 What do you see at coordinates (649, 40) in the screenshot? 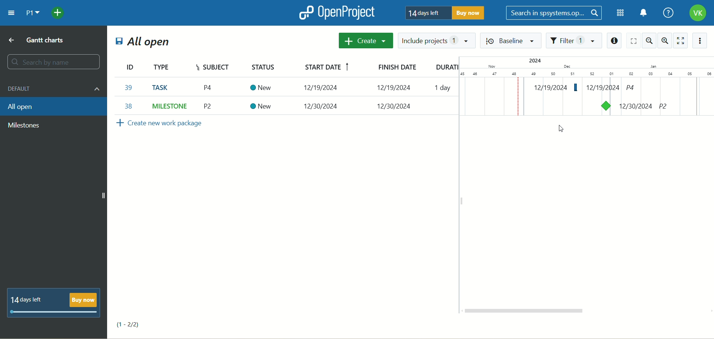
I see `zoom out` at bounding box center [649, 40].